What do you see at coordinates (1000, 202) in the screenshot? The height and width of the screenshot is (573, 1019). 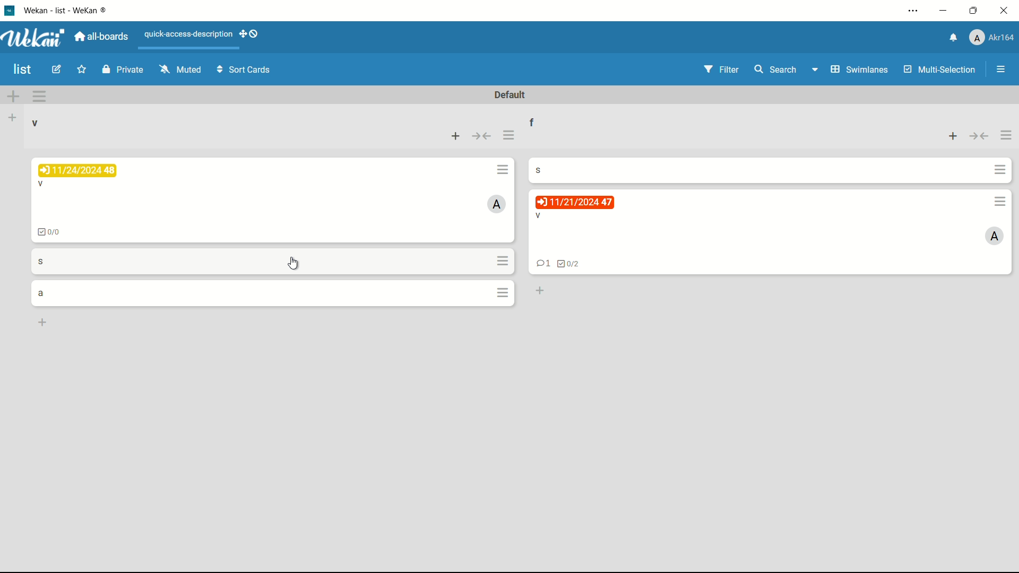 I see `card actions` at bounding box center [1000, 202].